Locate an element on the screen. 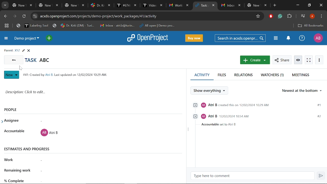 The image size is (327, 184). Activate zen mode is located at coordinates (309, 60).